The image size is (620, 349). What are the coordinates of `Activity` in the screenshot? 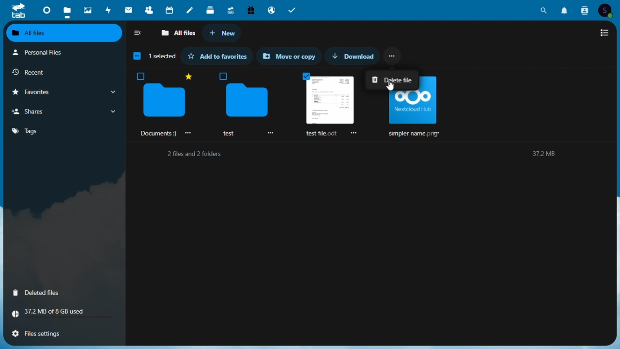 It's located at (110, 10).